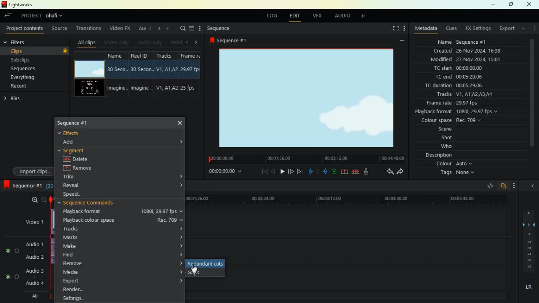 Image resolution: width=539 pixels, height=303 pixels. What do you see at coordinates (532, 95) in the screenshot?
I see `Scroll Bar` at bounding box center [532, 95].